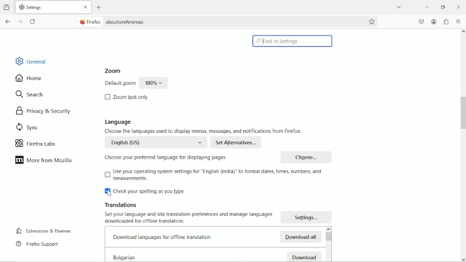  What do you see at coordinates (427, 7) in the screenshot?
I see `minimize` at bounding box center [427, 7].